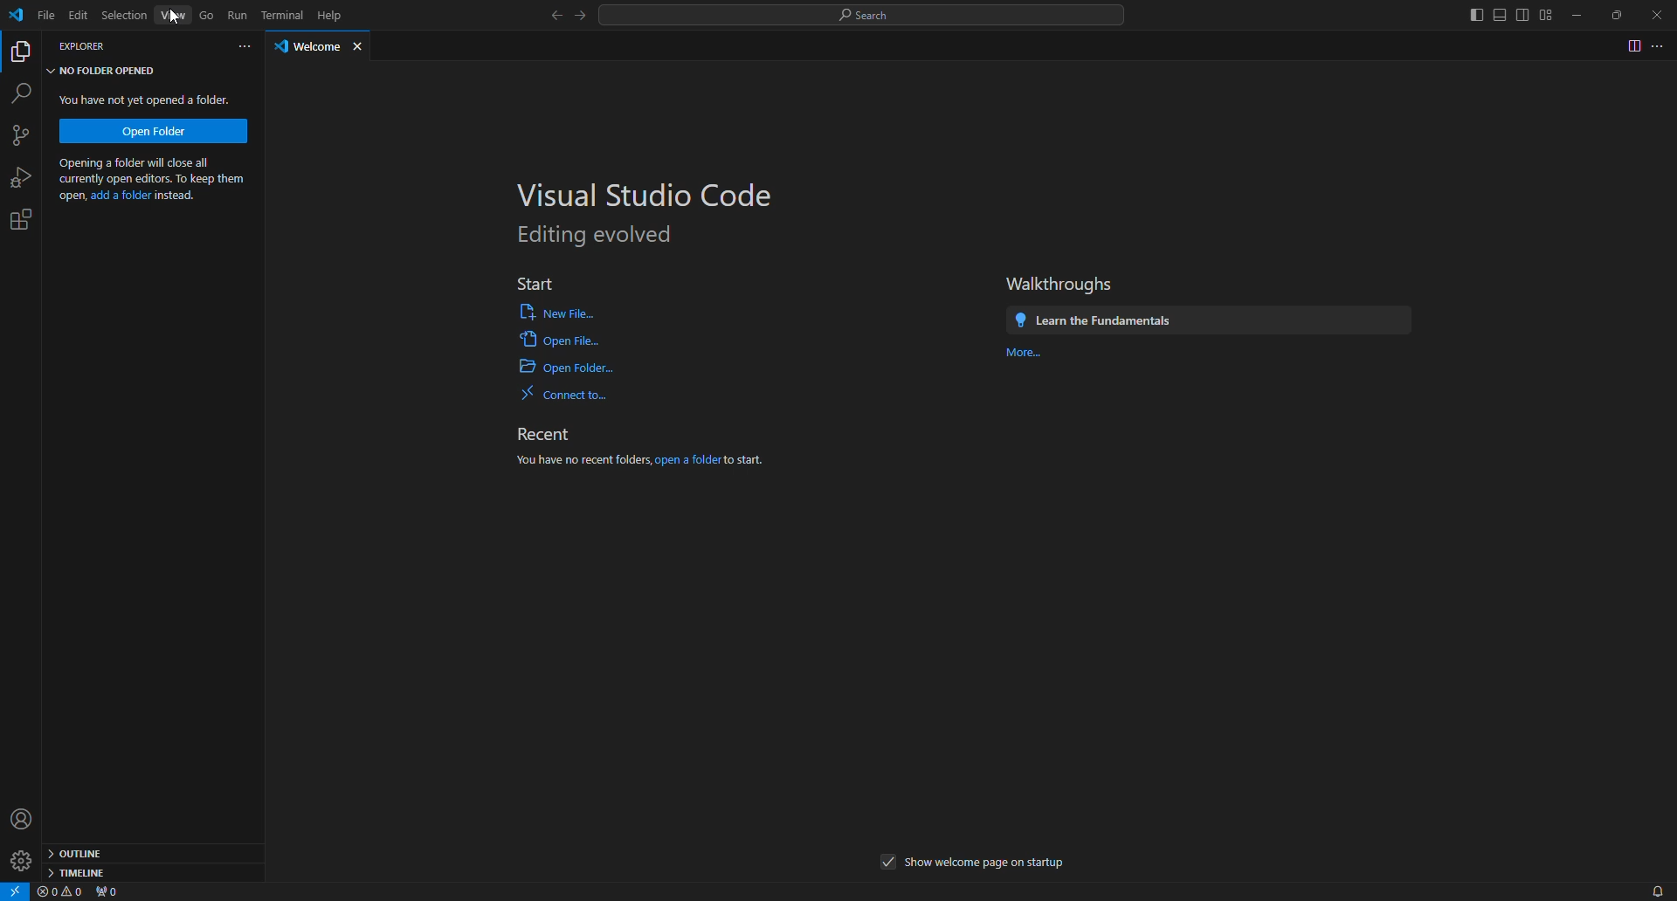 This screenshot has width=1677, height=901. I want to click on Move to sides, so click(1501, 16).